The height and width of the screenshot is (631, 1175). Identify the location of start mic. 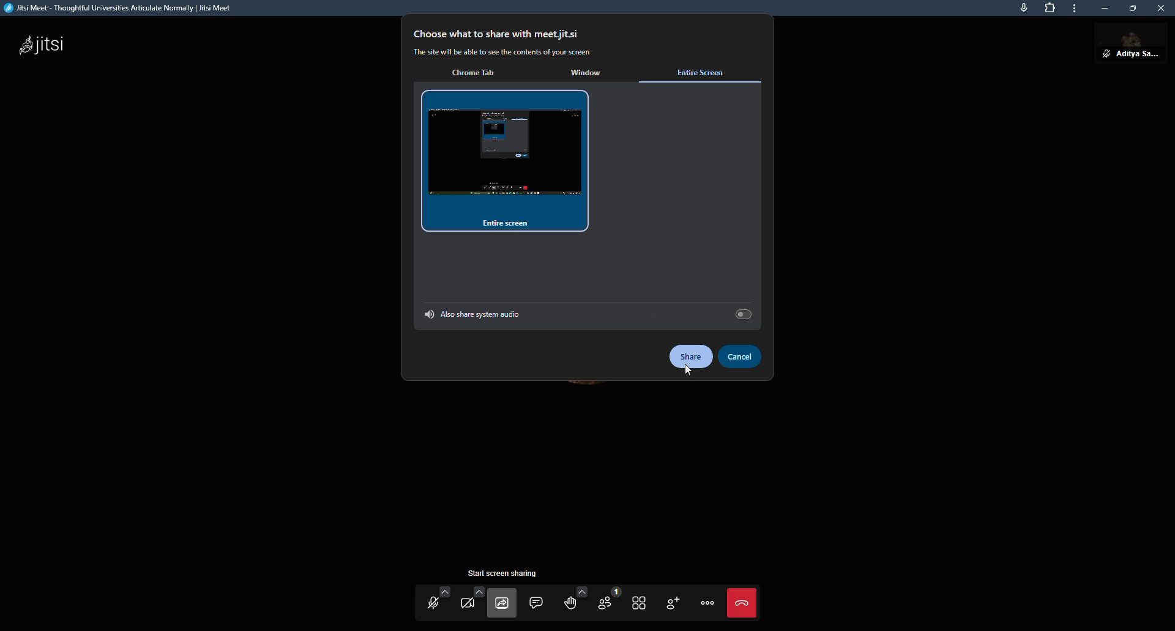
(435, 607).